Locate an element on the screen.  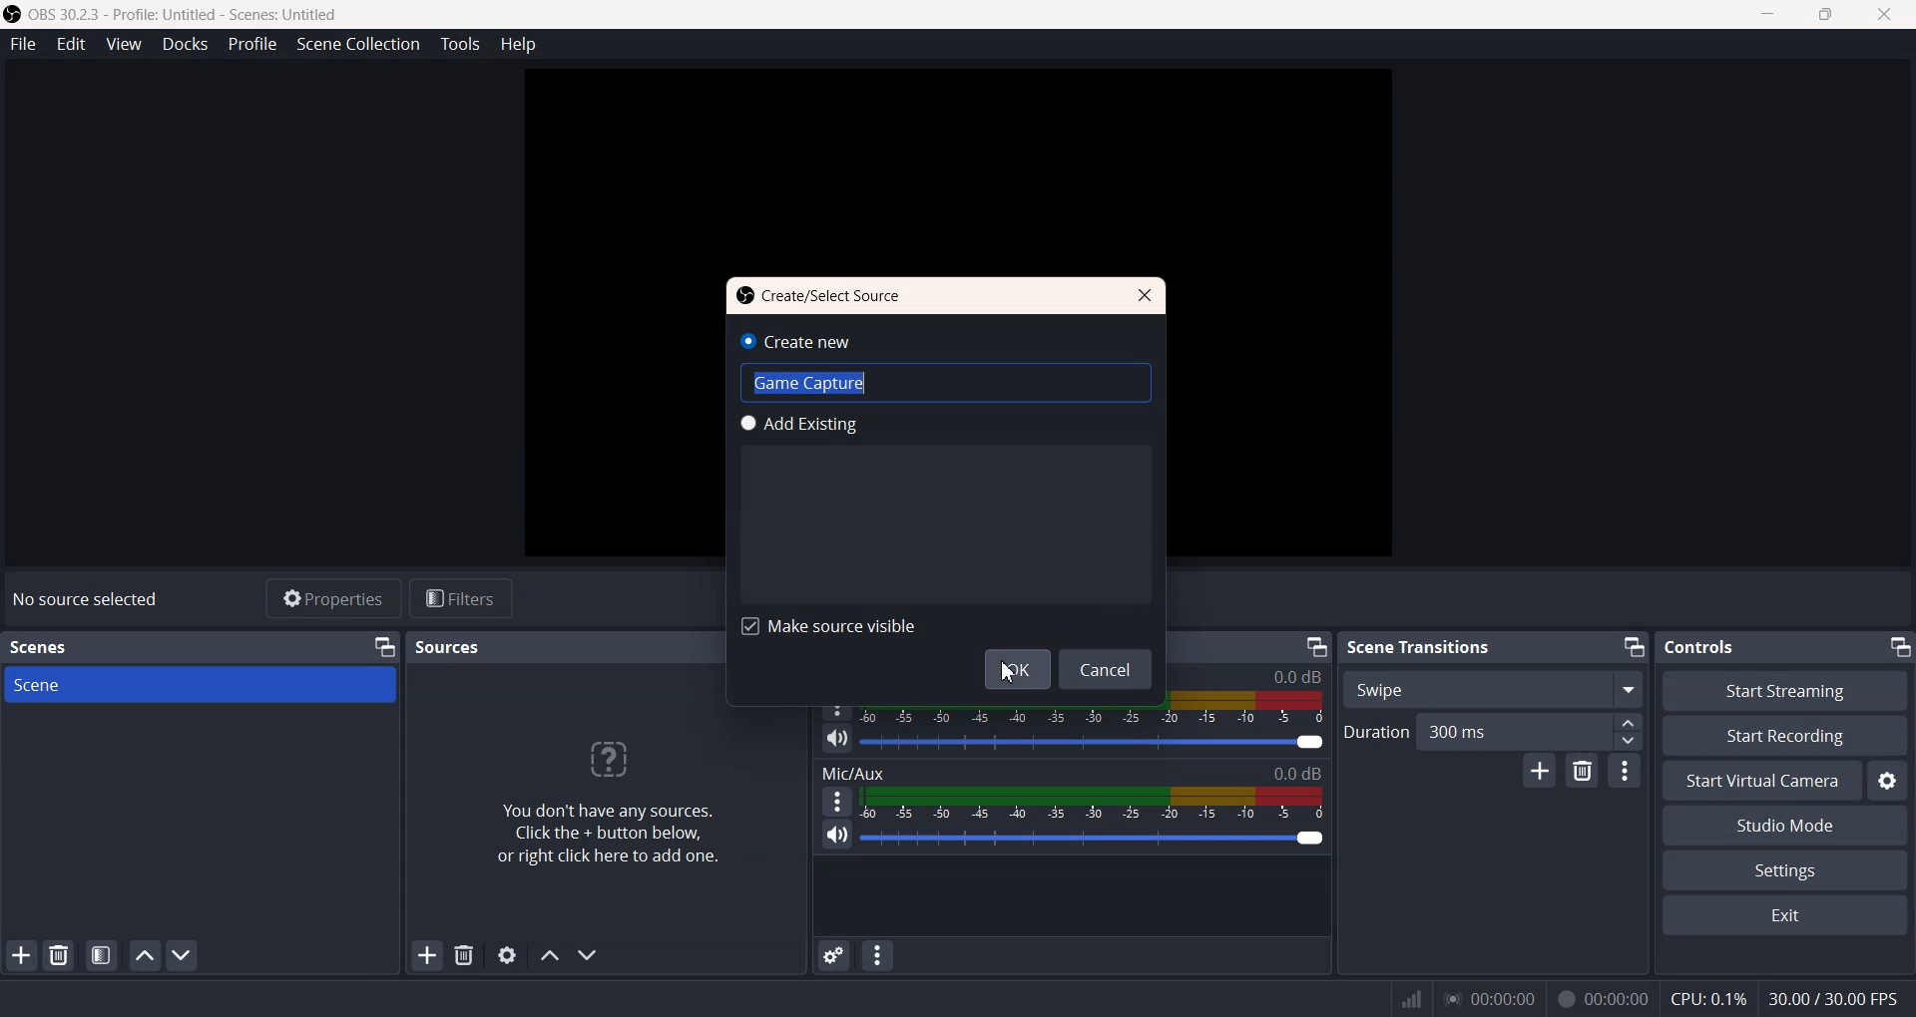
Audio Mixer menu is located at coordinates (876, 957).